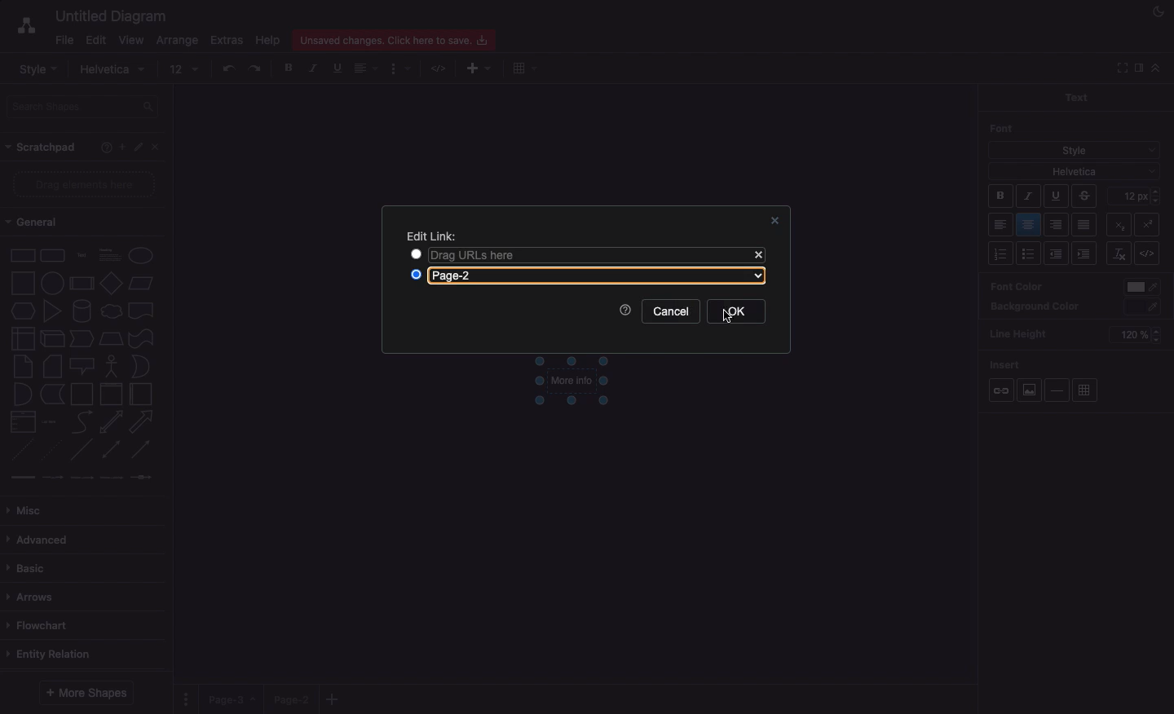  What do you see at coordinates (110, 367) in the screenshot?
I see `actor` at bounding box center [110, 367].